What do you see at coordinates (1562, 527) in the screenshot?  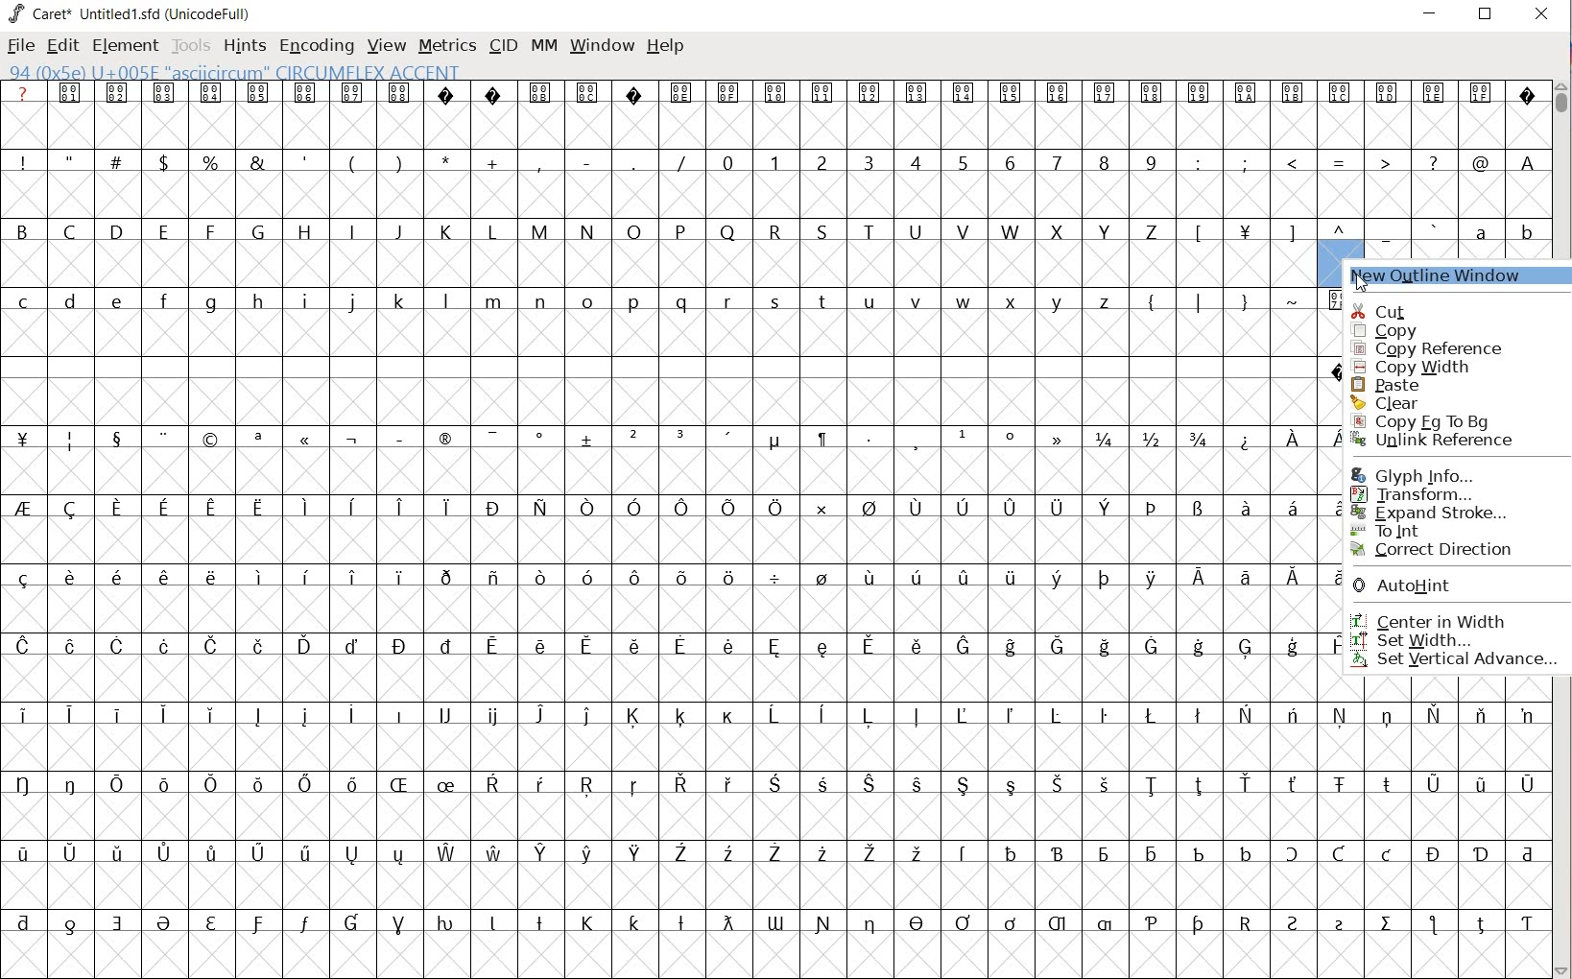 I see `SCROLLBAR` at bounding box center [1562, 527].